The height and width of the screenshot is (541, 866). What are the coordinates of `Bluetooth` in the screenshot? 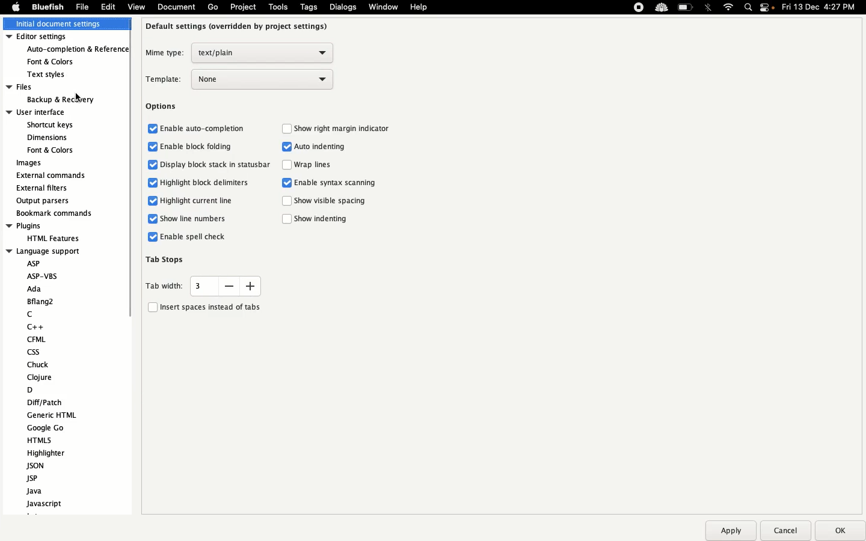 It's located at (707, 7).